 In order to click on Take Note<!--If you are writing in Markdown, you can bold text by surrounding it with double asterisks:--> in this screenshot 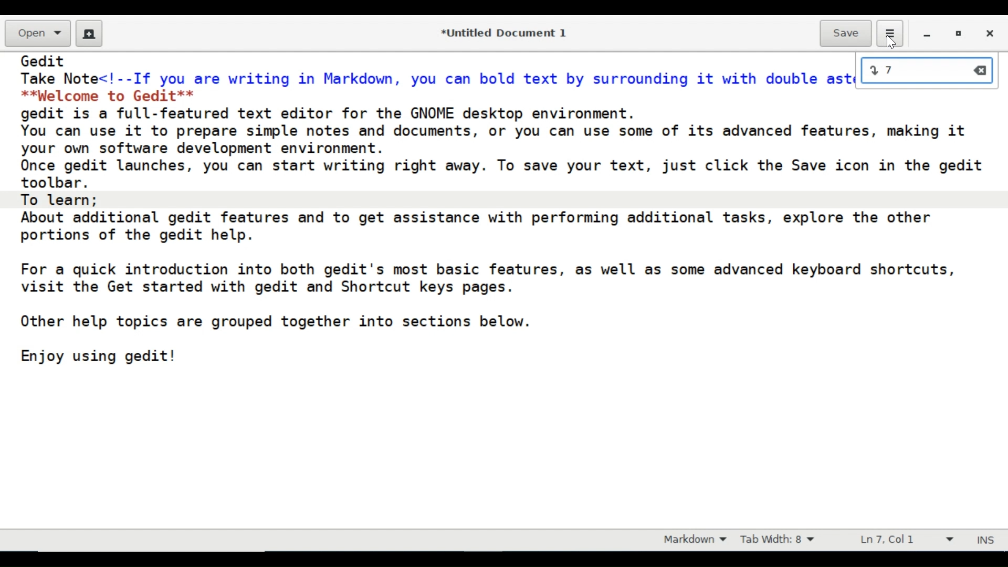, I will do `click(438, 77)`.